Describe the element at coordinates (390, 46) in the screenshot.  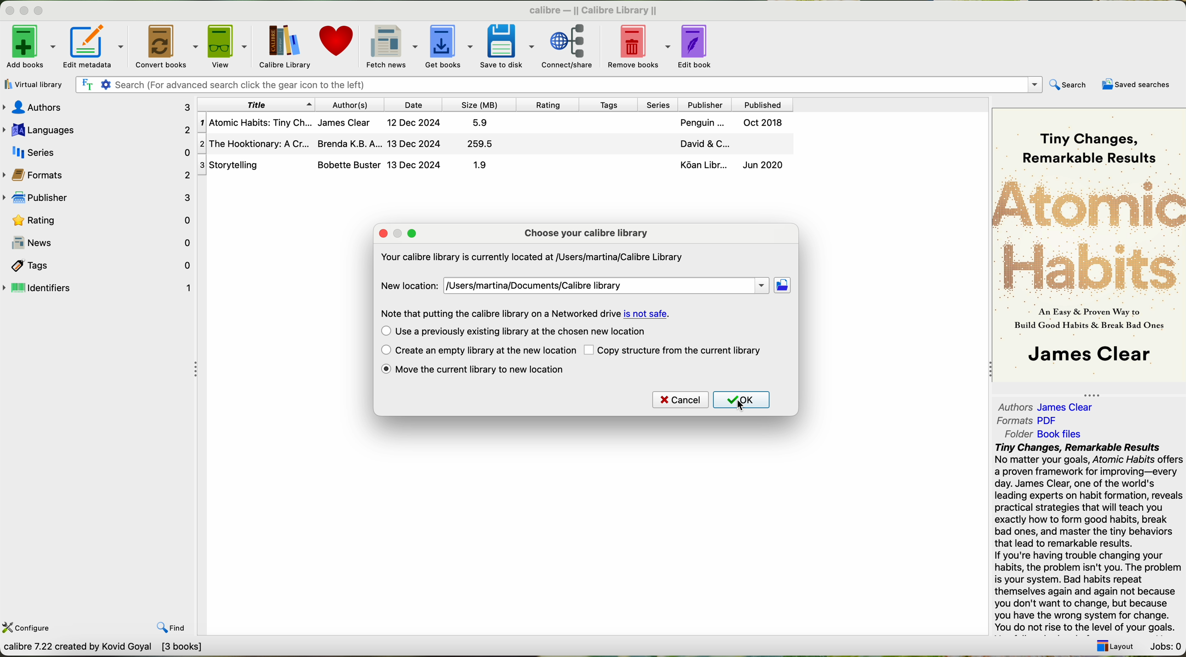
I see `fetch news` at that location.